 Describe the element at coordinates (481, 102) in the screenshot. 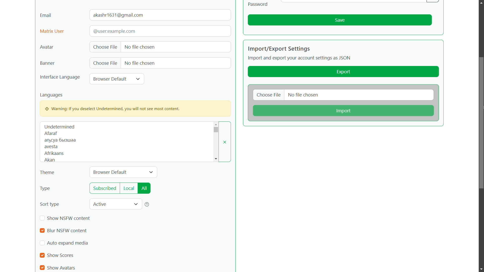

I see `cursor` at that location.